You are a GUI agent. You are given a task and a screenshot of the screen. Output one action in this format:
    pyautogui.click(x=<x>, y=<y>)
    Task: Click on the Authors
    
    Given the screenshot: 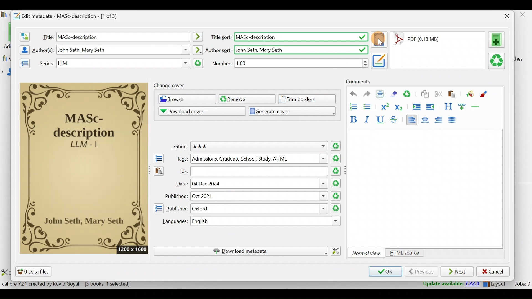 What is the action you would take?
    pyautogui.click(x=44, y=50)
    